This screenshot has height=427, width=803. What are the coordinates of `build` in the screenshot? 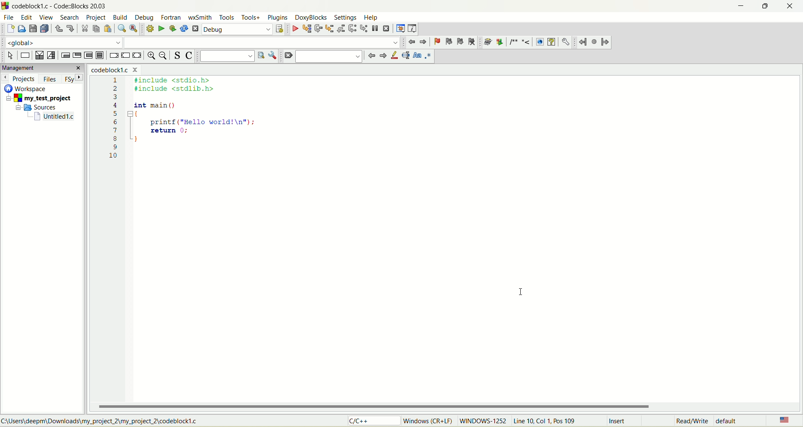 It's located at (121, 18).